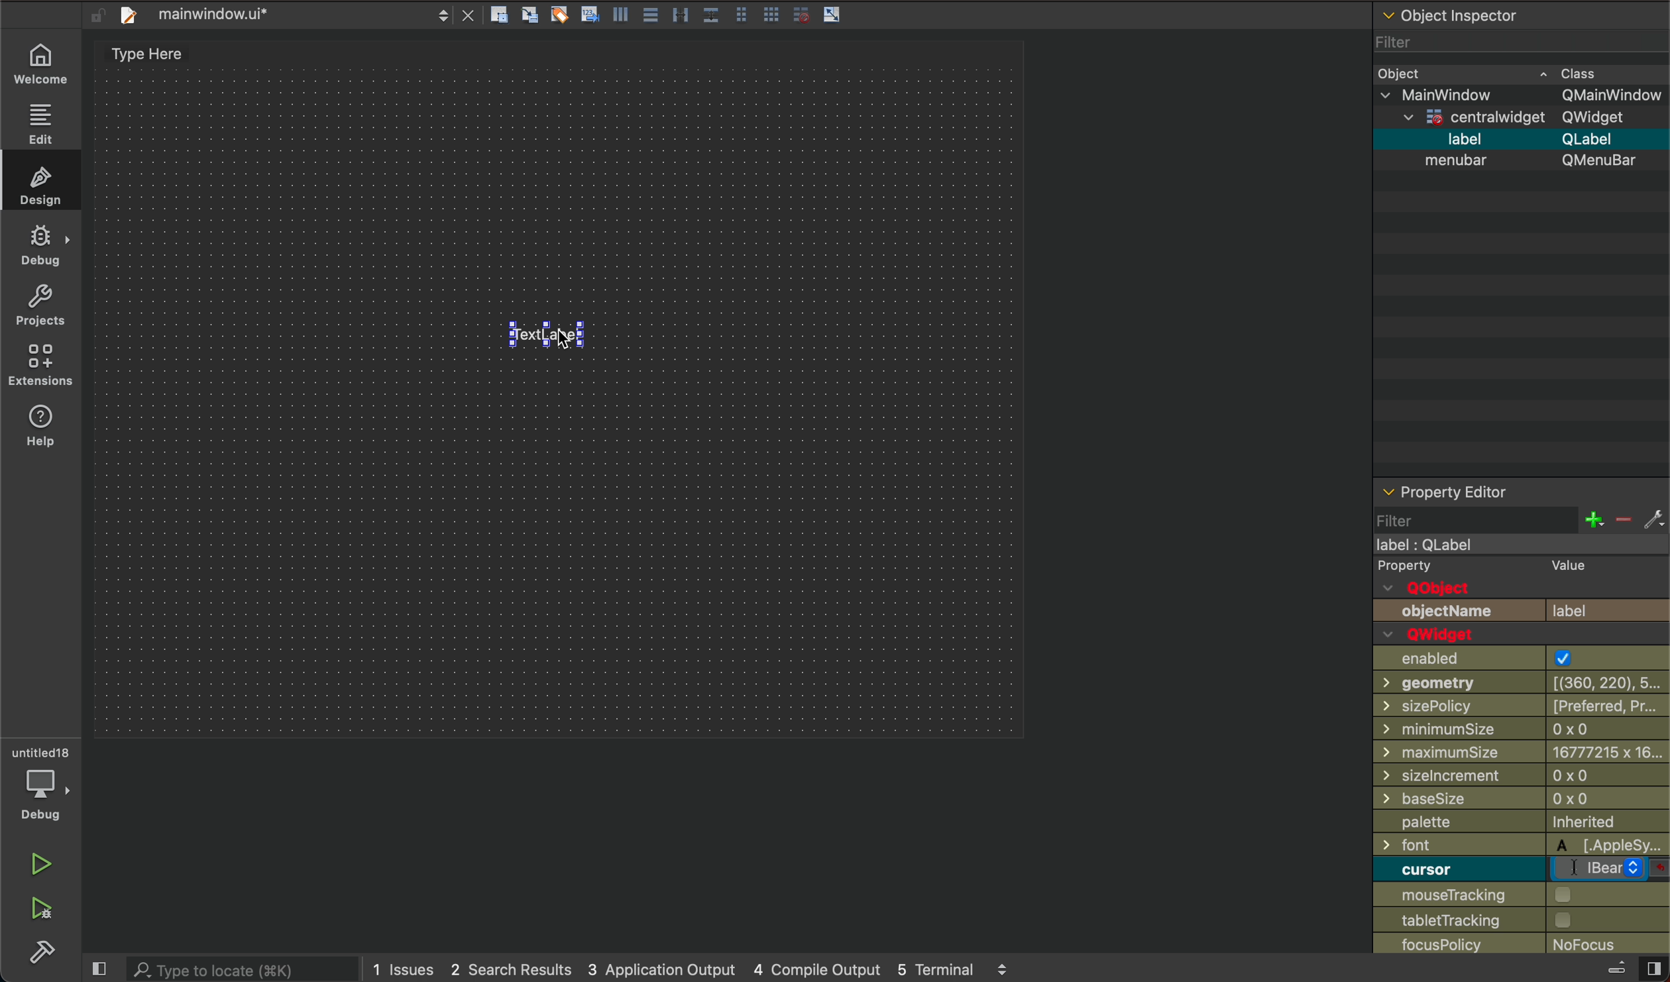 Image resolution: width=1670 pixels, height=982 pixels. I want to click on type here, so click(156, 56).